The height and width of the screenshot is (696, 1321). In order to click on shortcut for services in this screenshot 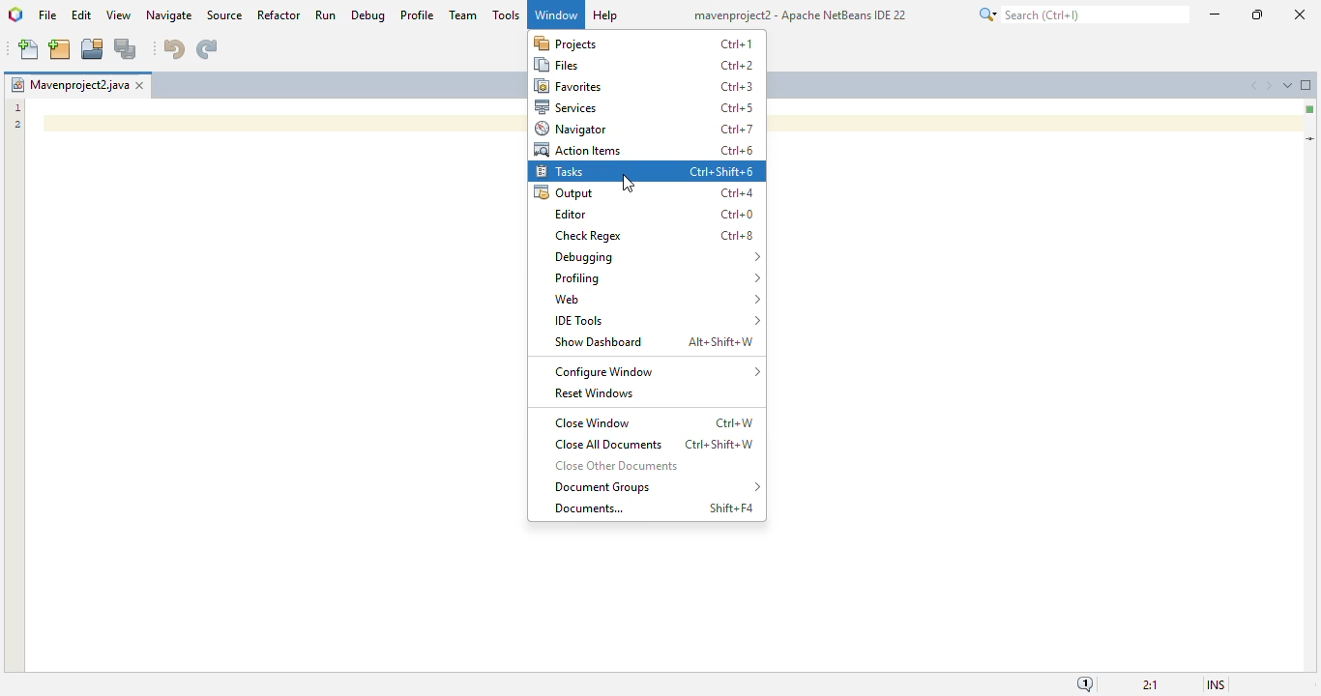, I will do `click(737, 108)`.